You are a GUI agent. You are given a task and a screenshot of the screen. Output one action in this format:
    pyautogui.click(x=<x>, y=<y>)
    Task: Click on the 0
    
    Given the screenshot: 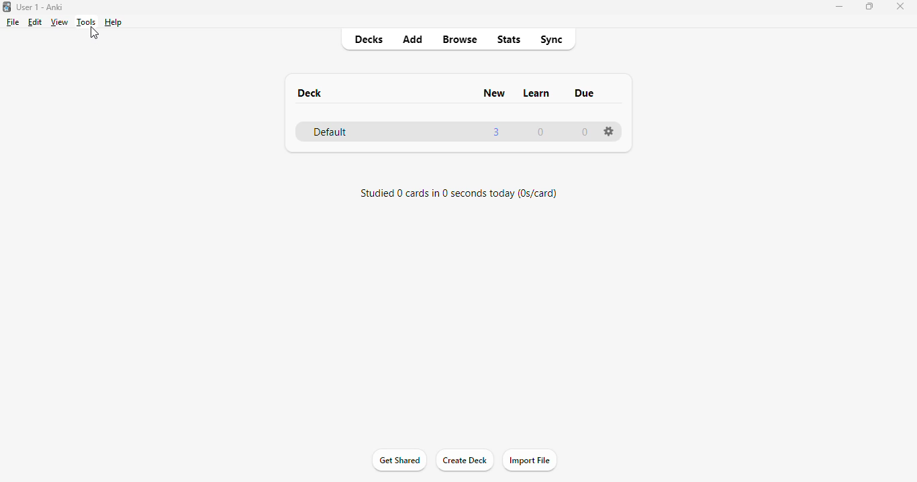 What is the action you would take?
    pyautogui.click(x=541, y=133)
    